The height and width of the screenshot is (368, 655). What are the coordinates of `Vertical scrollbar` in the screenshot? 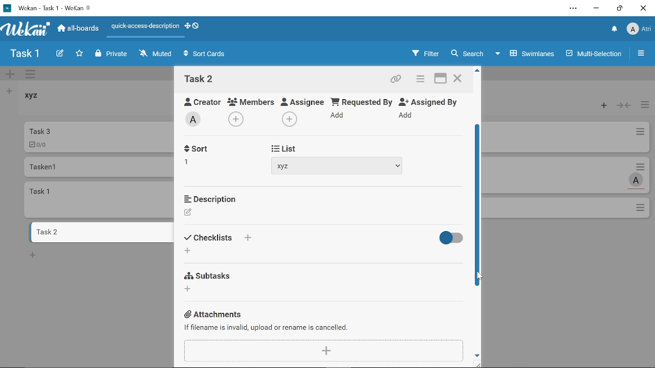 It's located at (478, 204).